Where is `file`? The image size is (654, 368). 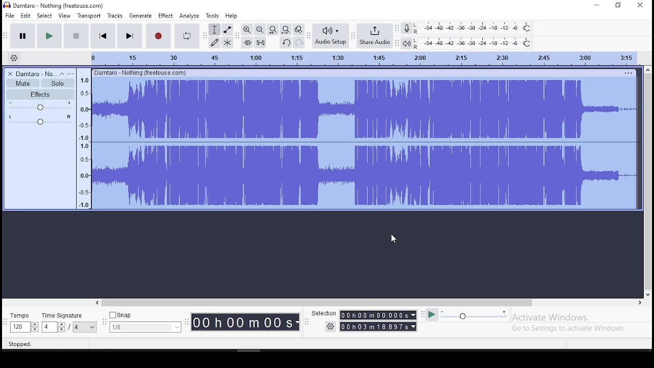
file is located at coordinates (9, 15).